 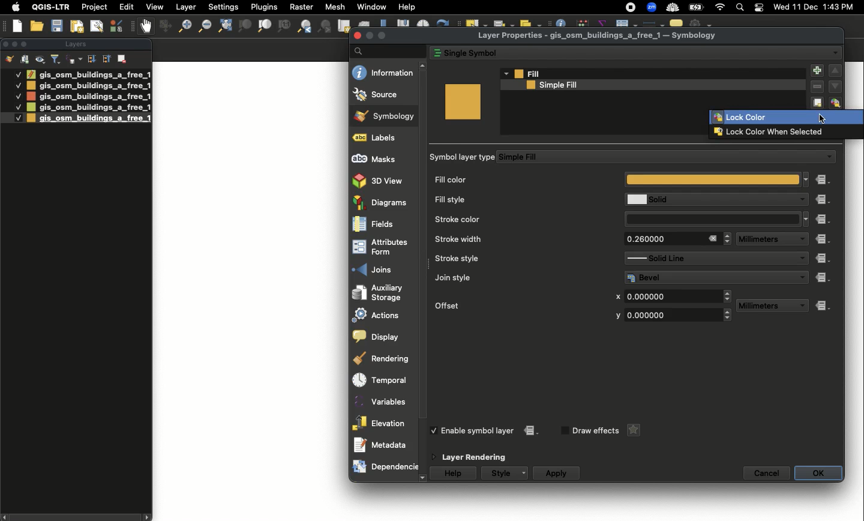 What do you see at coordinates (17, 85) in the screenshot?
I see `Checked` at bounding box center [17, 85].